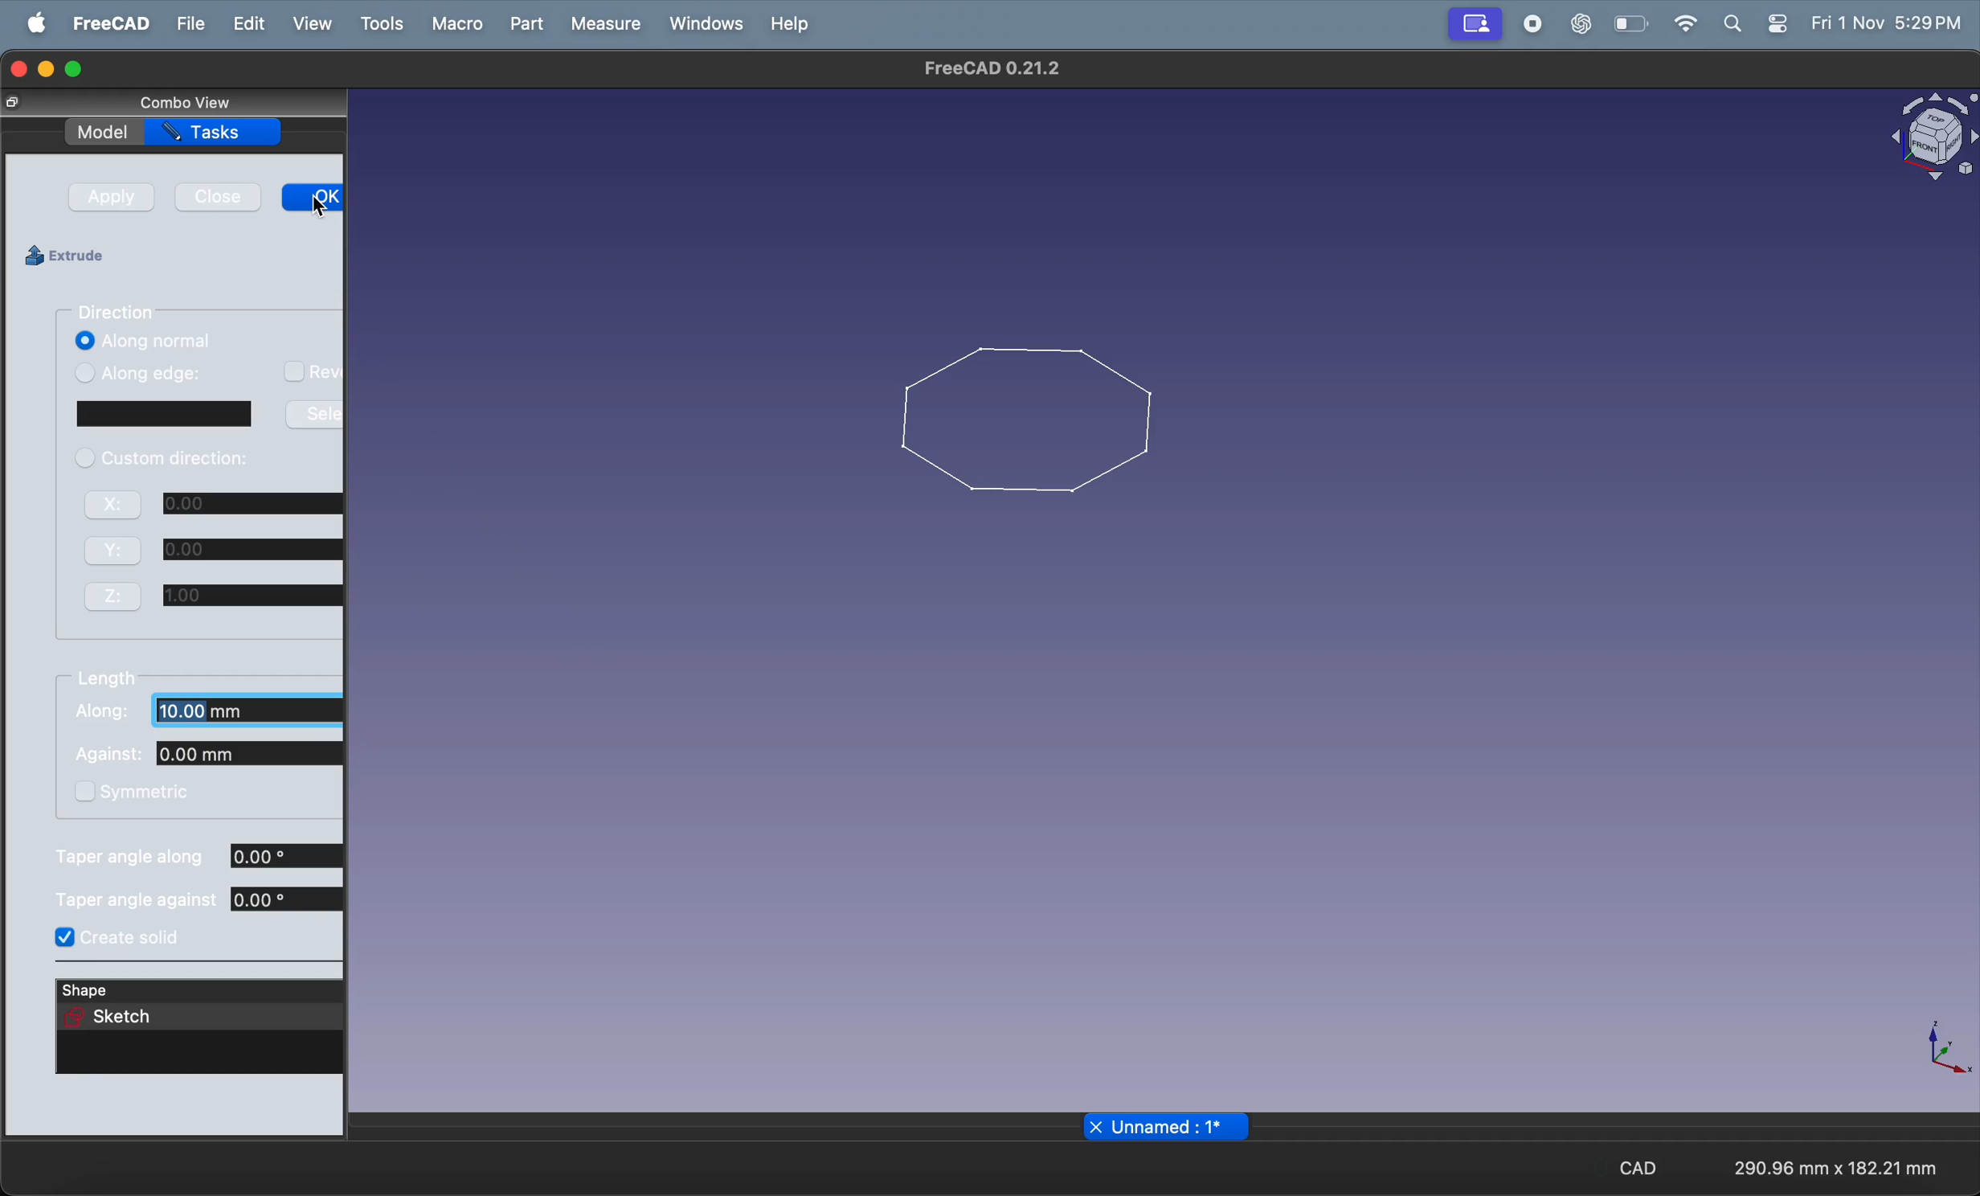  I want to click on aspect ratio, so click(1839, 1166).